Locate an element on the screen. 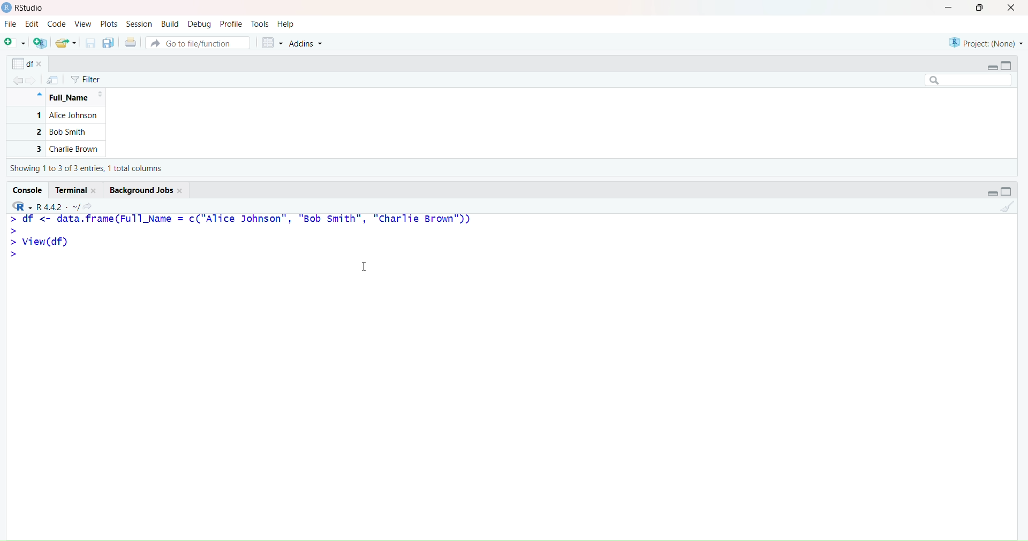 The height and width of the screenshot is (541, 1028). Workspace panes is located at coordinates (272, 43).